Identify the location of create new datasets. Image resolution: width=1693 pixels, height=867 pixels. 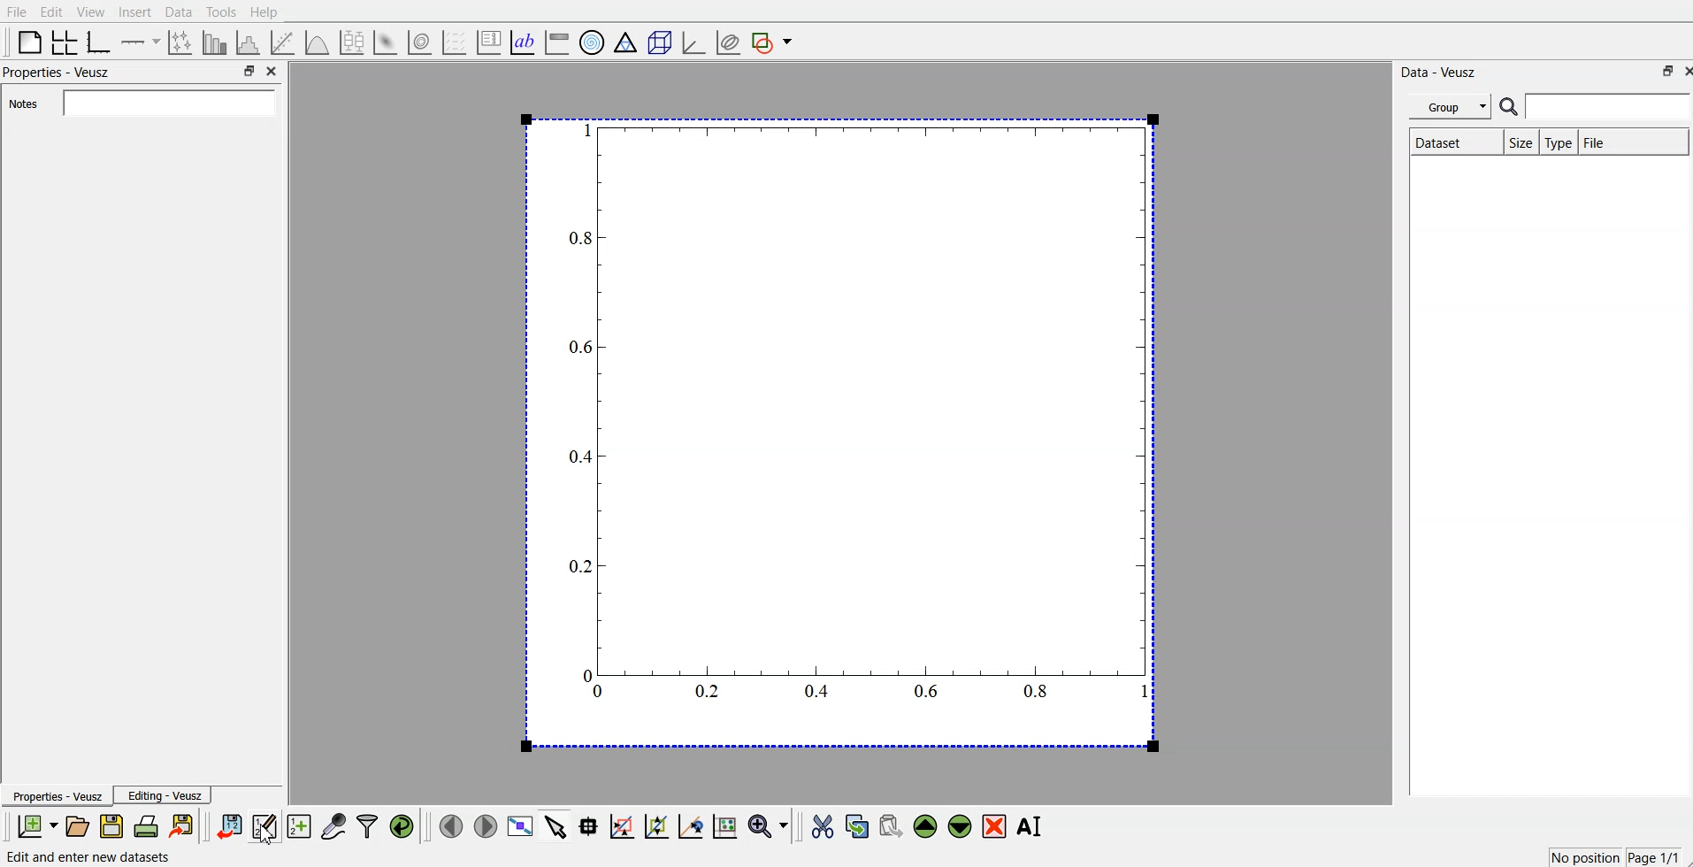
(300, 827).